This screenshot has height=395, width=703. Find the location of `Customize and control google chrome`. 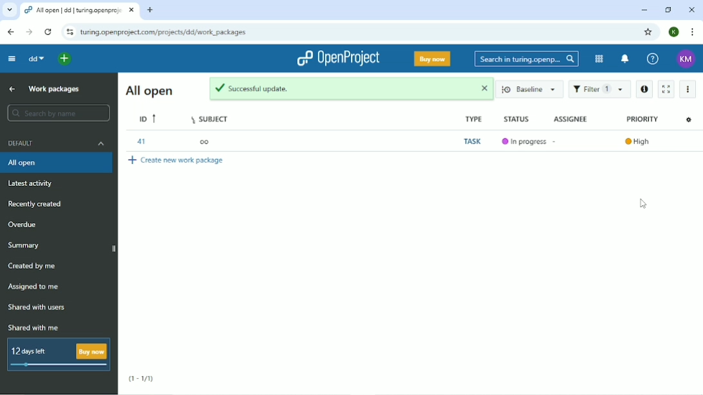

Customize and control google chrome is located at coordinates (691, 31).